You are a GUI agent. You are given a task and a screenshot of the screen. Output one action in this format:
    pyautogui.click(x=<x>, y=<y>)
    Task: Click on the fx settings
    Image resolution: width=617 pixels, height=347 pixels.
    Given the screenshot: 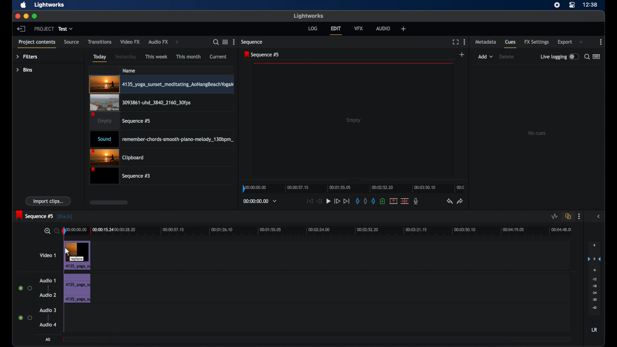 What is the action you would take?
    pyautogui.click(x=537, y=42)
    